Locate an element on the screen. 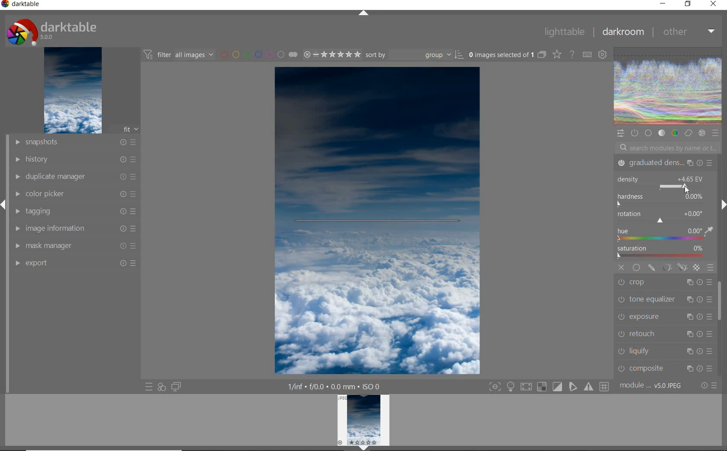  SELECTED IMAGE RANGE RATING is located at coordinates (331, 53).